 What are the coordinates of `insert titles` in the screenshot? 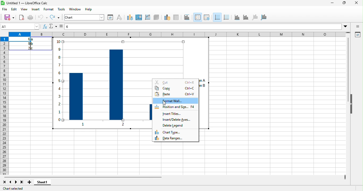 It's located at (172, 114).